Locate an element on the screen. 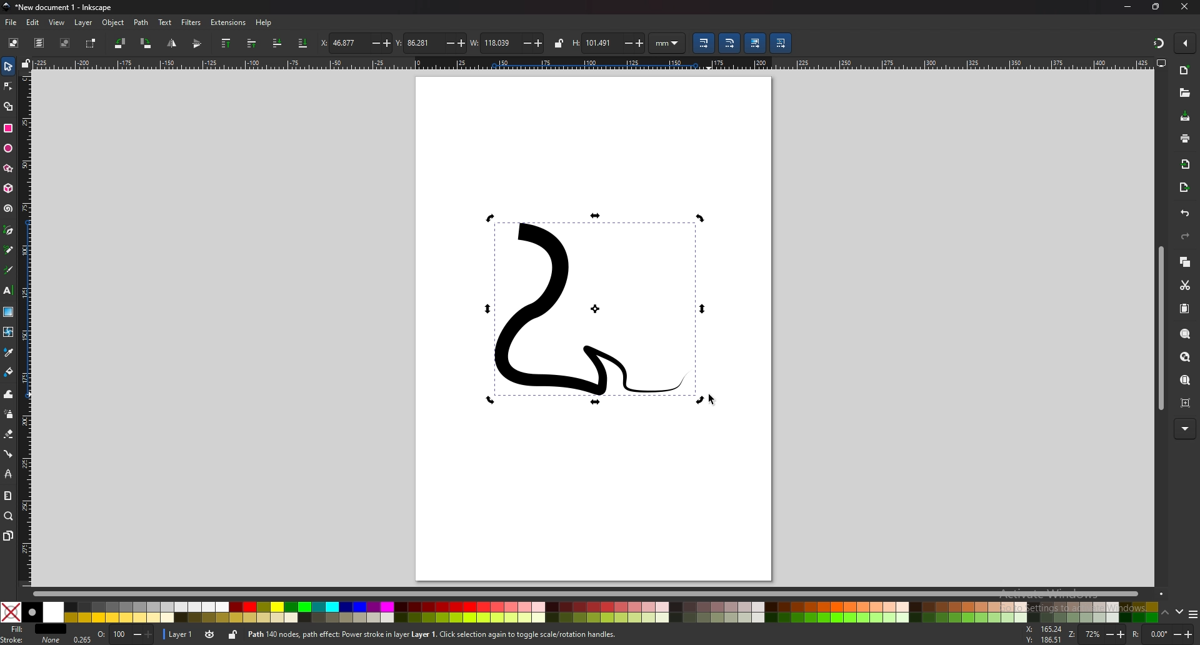  print is located at coordinates (1185, 139).